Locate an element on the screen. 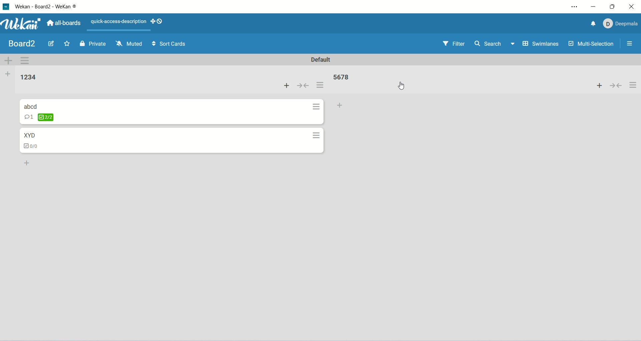  swimlanes is located at coordinates (540, 44).